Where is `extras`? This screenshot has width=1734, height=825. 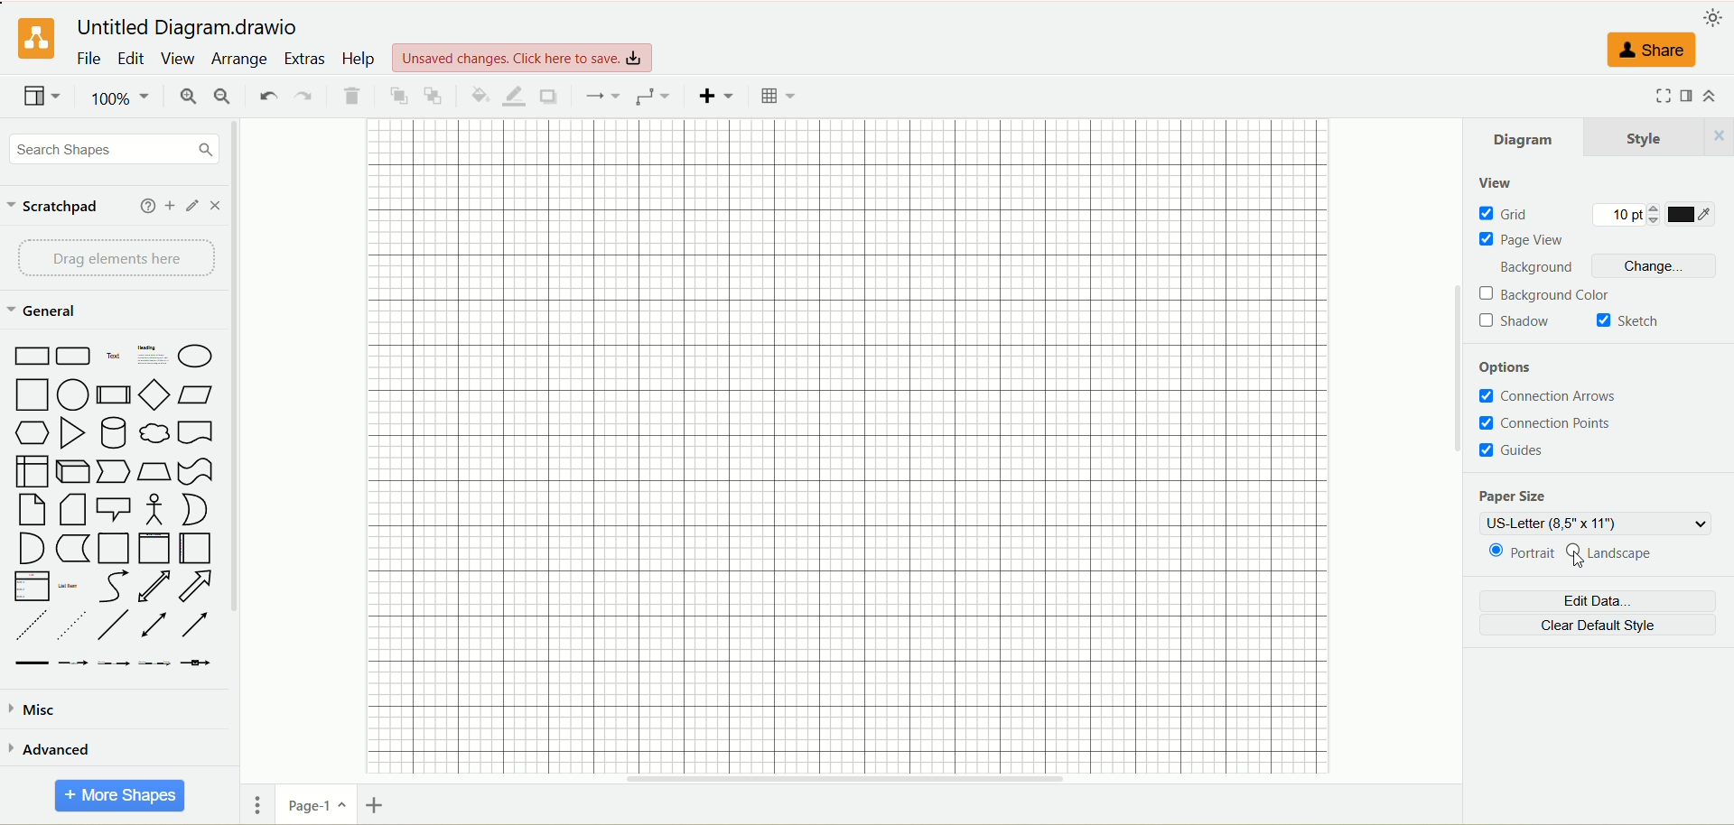 extras is located at coordinates (305, 57).